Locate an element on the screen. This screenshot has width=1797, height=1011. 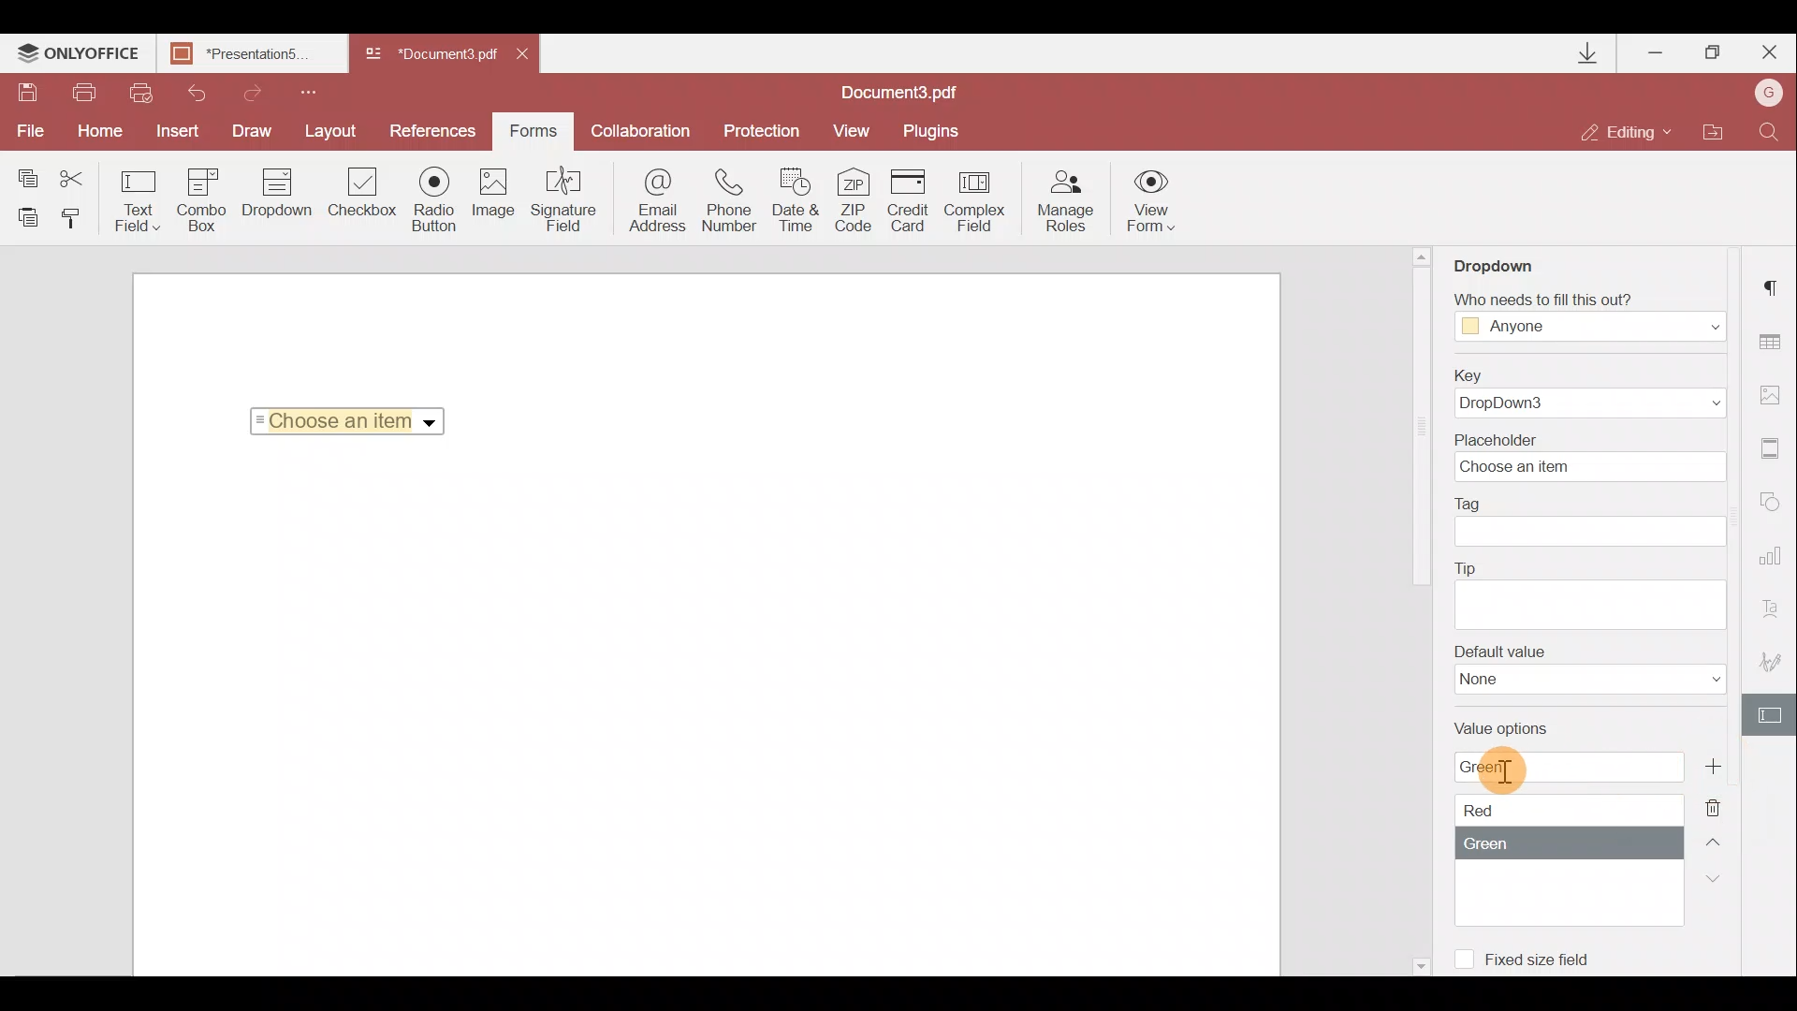
Default value is located at coordinates (1583, 675).